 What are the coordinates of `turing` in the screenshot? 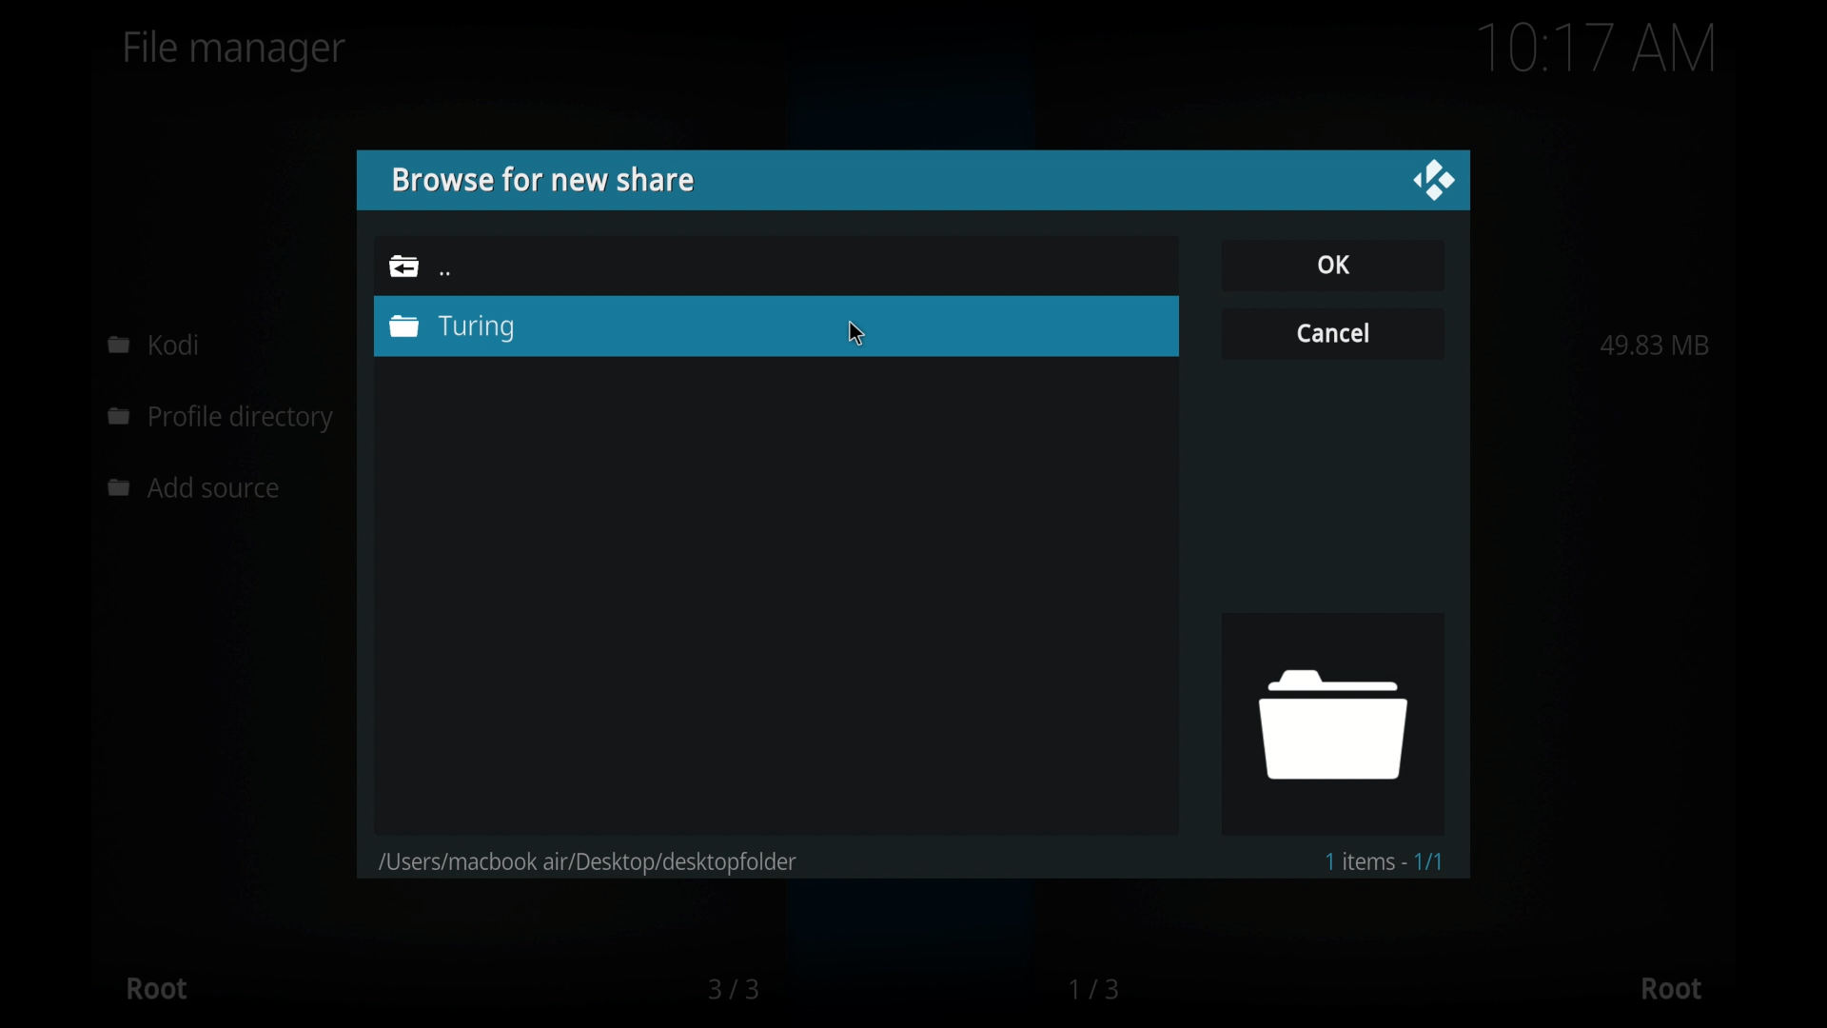 It's located at (492, 326).